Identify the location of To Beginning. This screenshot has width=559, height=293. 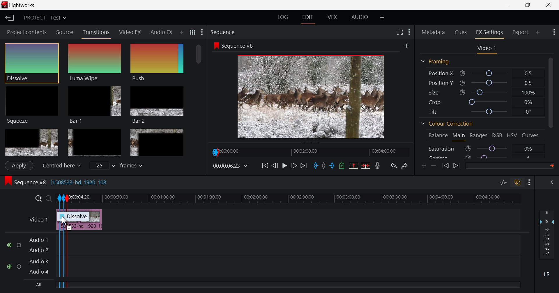
(264, 166).